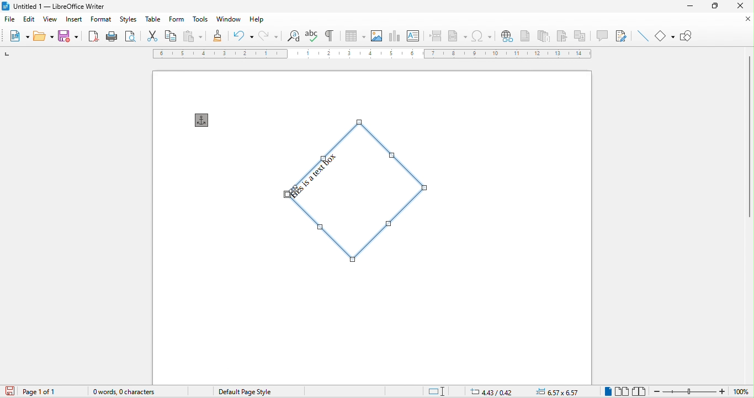 This screenshot has height=398, width=754. What do you see at coordinates (434, 35) in the screenshot?
I see `page break` at bounding box center [434, 35].